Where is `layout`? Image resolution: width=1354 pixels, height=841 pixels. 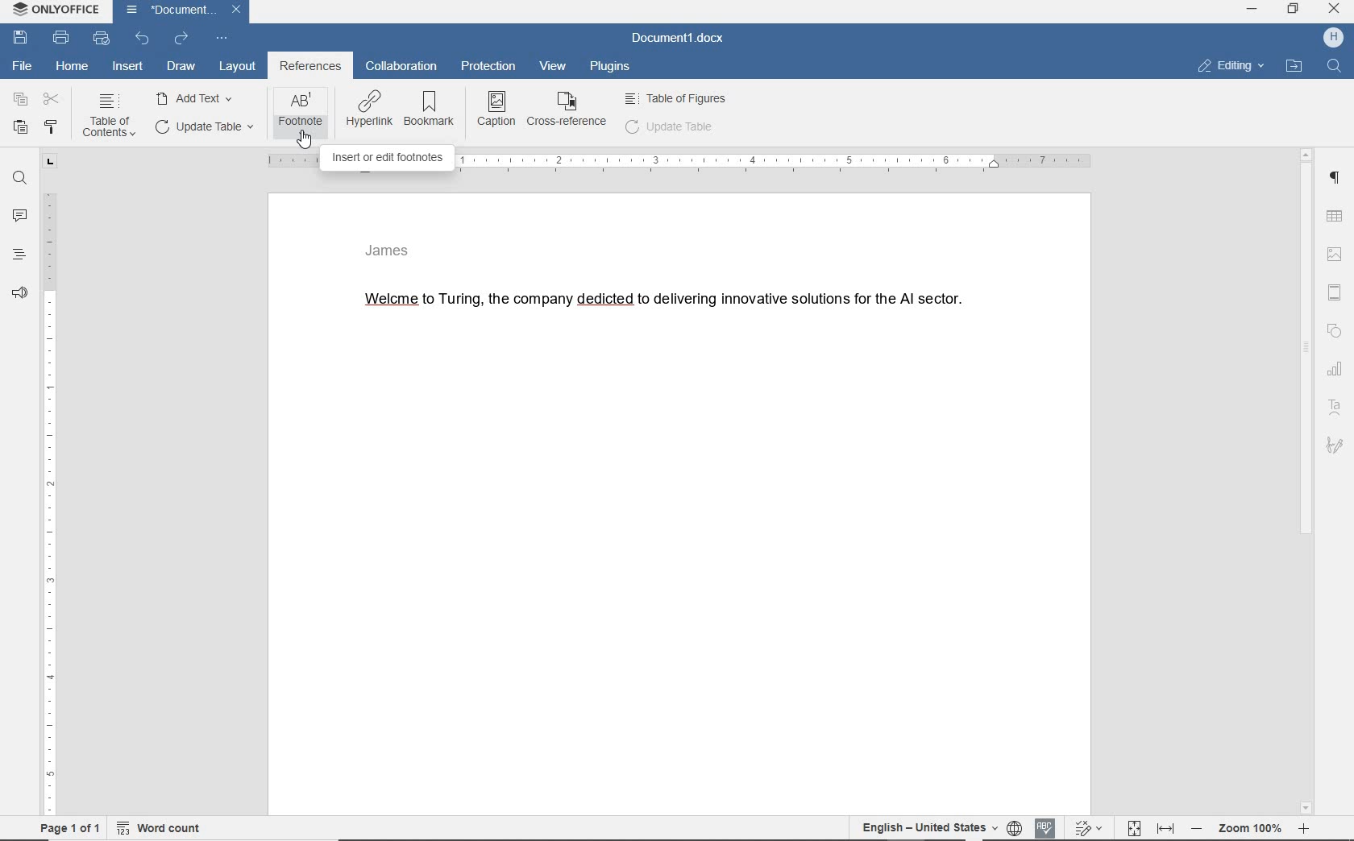 layout is located at coordinates (238, 68).